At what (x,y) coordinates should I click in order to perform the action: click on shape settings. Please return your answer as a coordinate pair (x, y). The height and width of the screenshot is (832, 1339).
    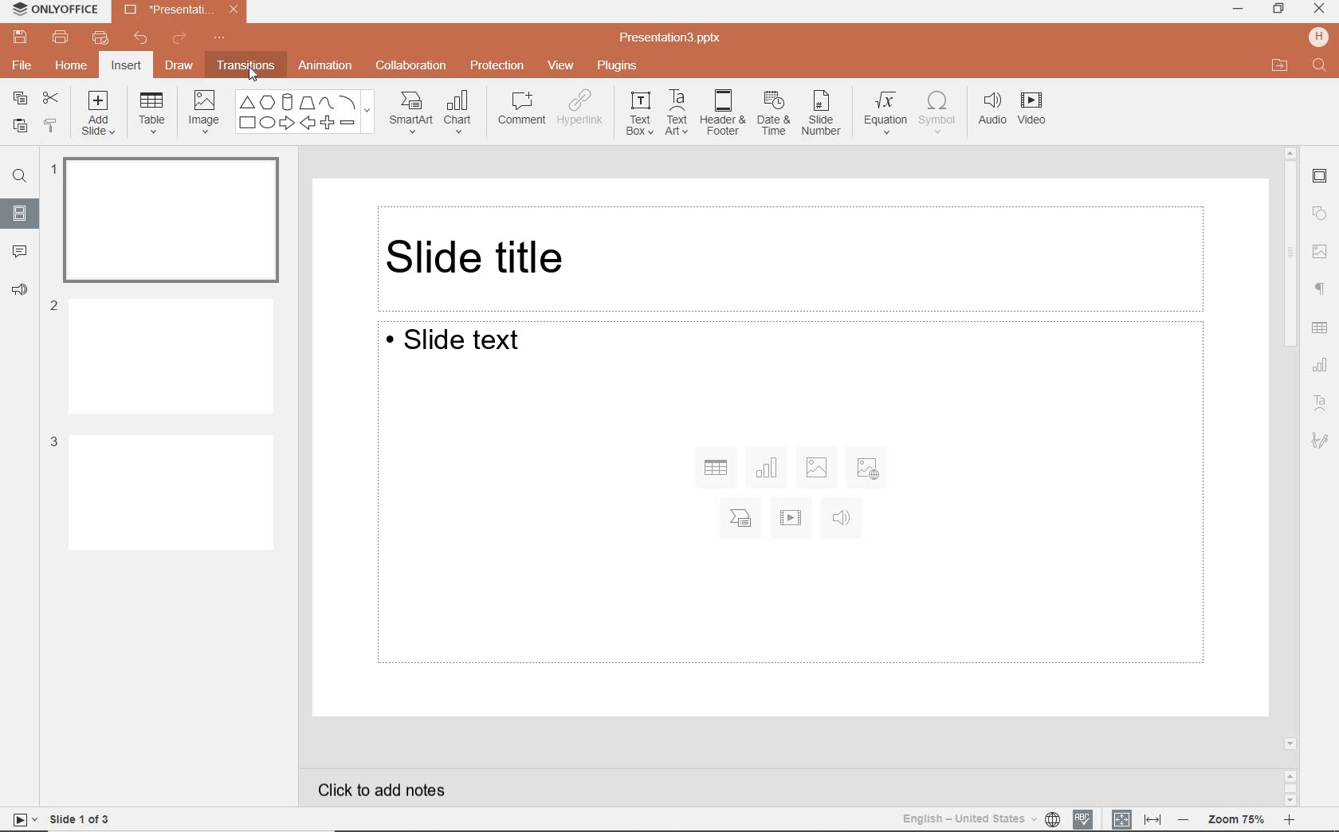
    Looking at the image, I should click on (1320, 214).